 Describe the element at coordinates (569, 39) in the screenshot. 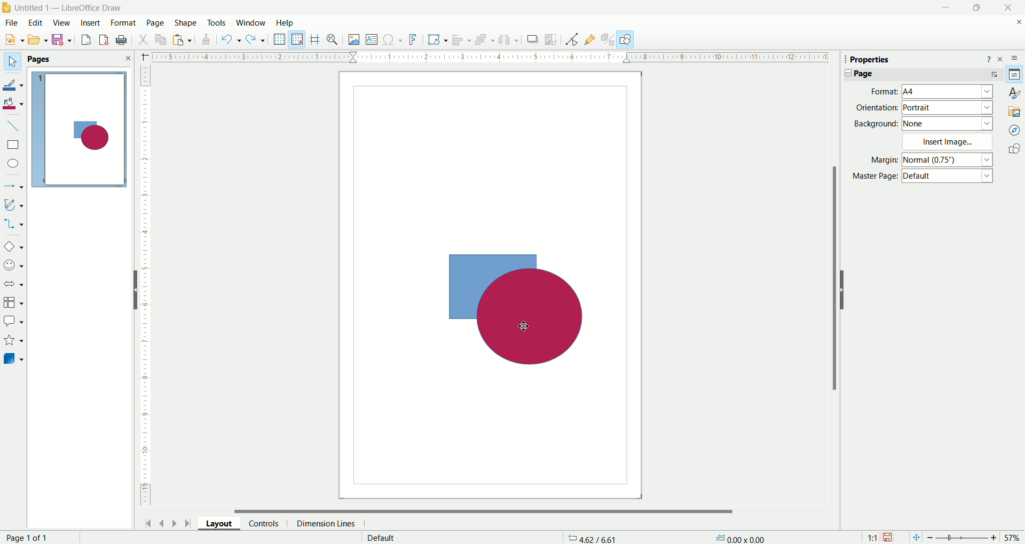

I see `point edit` at that location.